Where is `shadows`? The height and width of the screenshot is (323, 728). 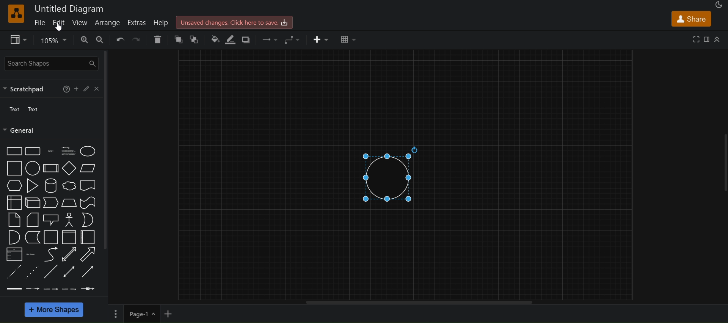 shadows is located at coordinates (246, 41).